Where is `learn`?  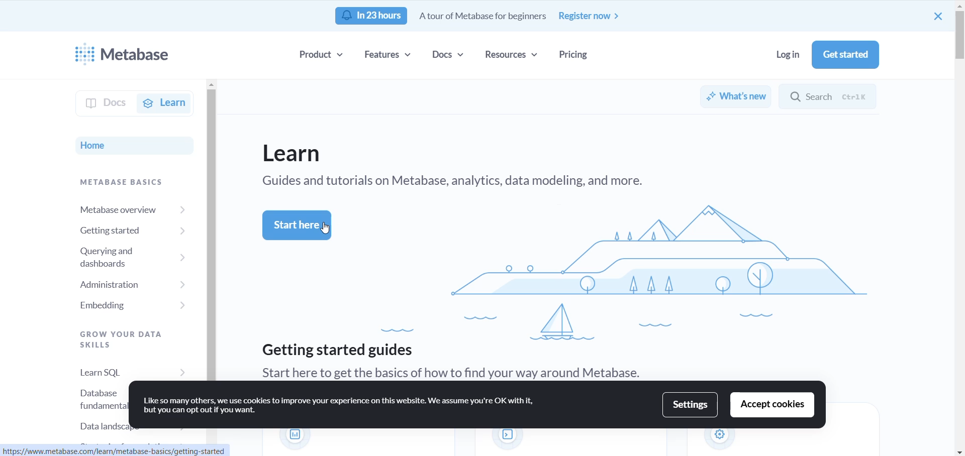
learn is located at coordinates (296, 153).